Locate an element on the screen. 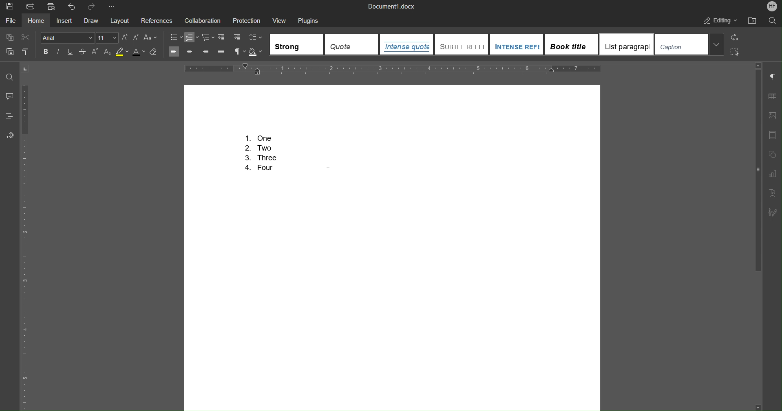 Image resolution: width=782 pixels, height=411 pixels. Save is located at coordinates (7, 5).